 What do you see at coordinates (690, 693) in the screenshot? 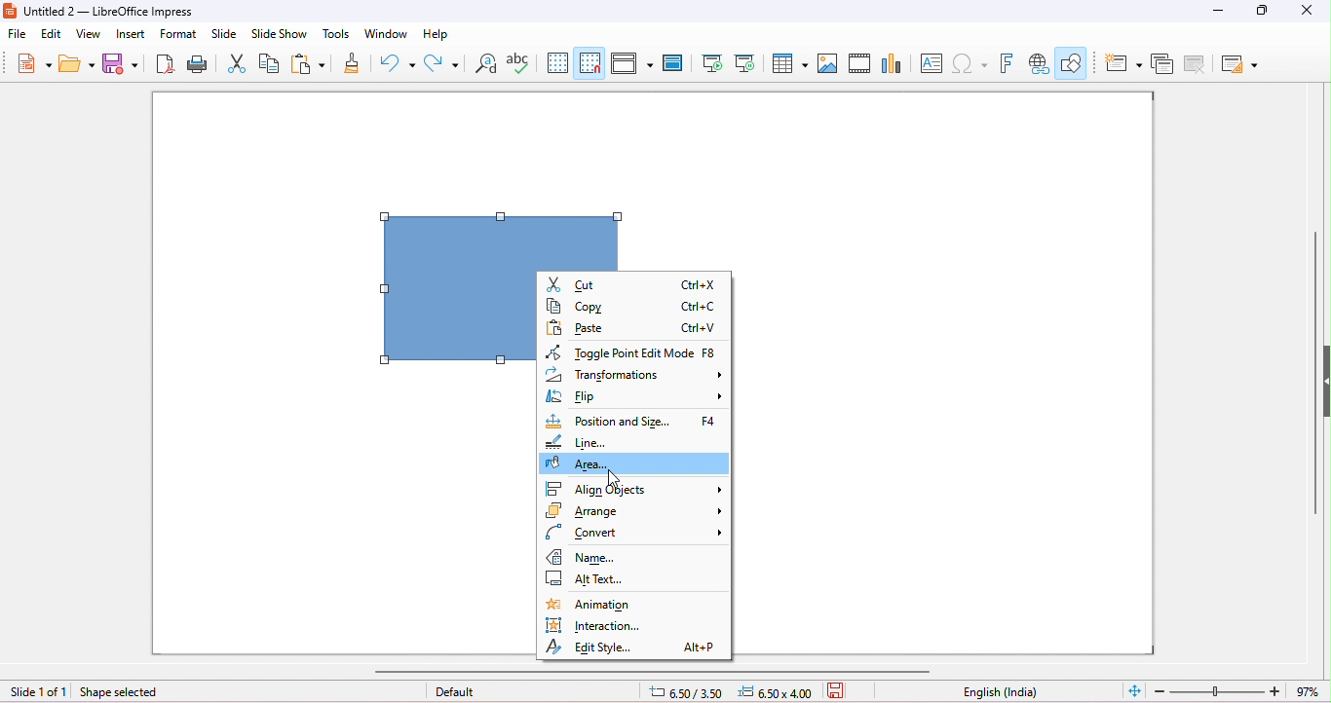
I see `6.50/3.50 (cursor position)` at bounding box center [690, 693].